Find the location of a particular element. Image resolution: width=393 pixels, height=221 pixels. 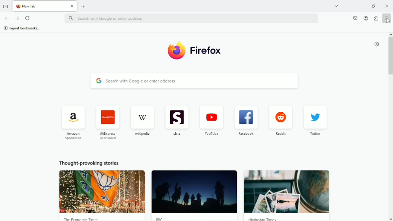

firefox is located at coordinates (208, 50).